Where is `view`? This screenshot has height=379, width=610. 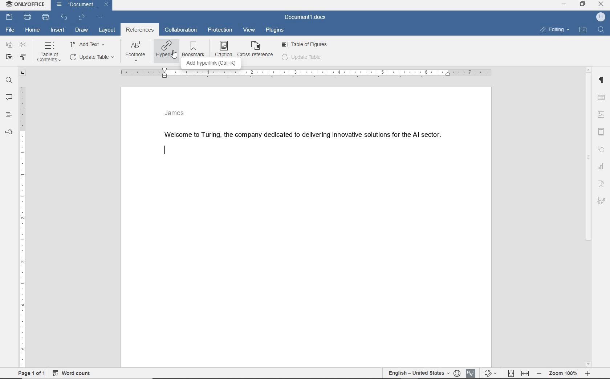 view is located at coordinates (248, 30).